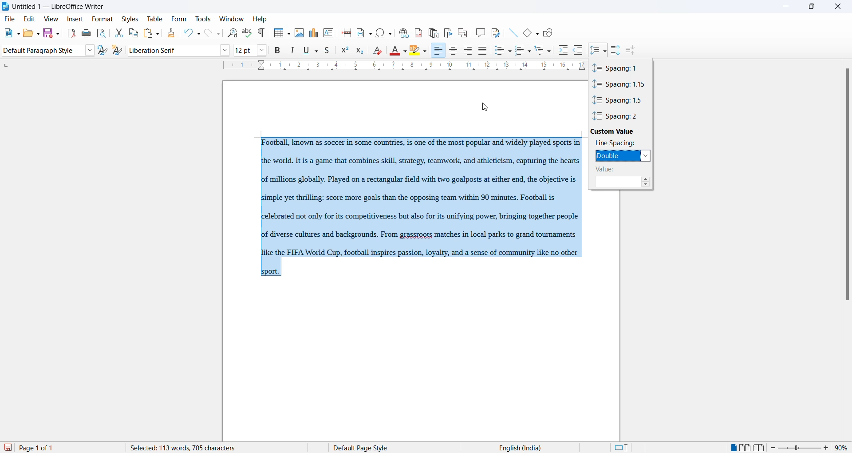 The image size is (852, 453). I want to click on strike through, so click(327, 50).